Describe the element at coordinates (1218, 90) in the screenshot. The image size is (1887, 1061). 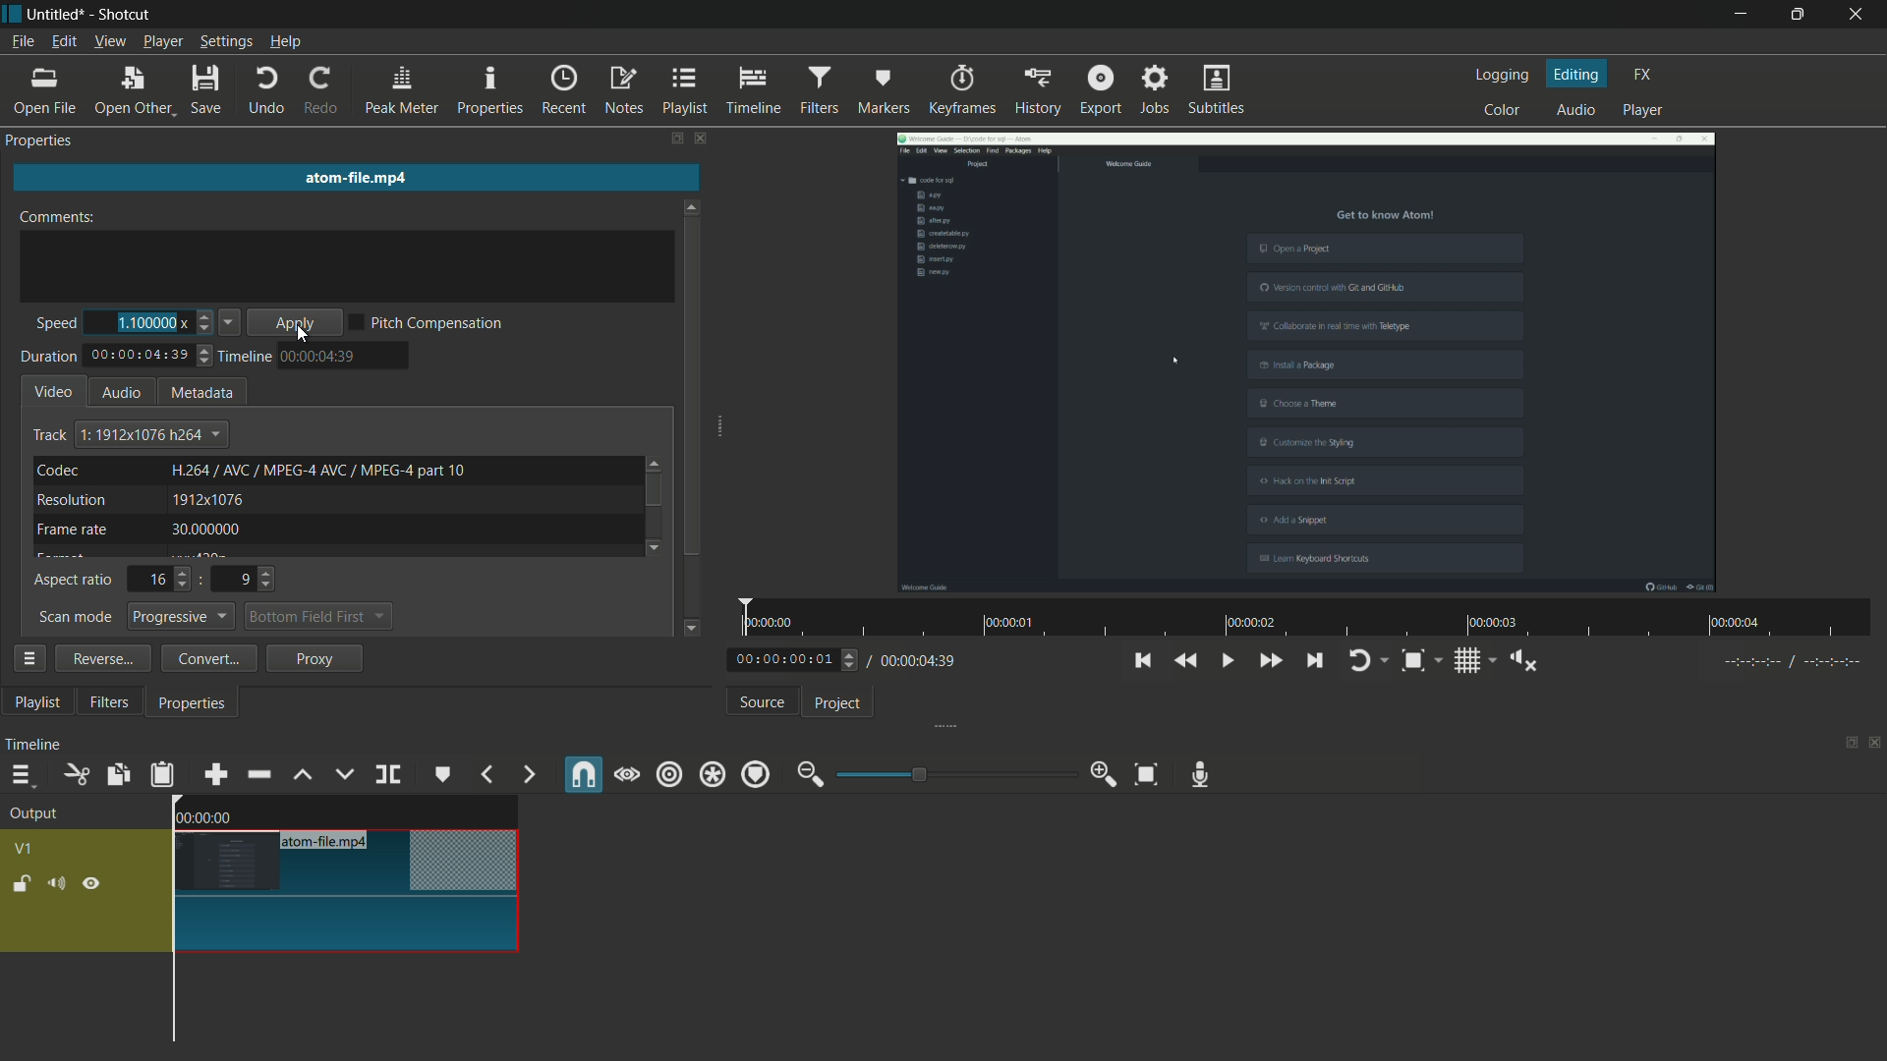
I see `subtitles` at that location.